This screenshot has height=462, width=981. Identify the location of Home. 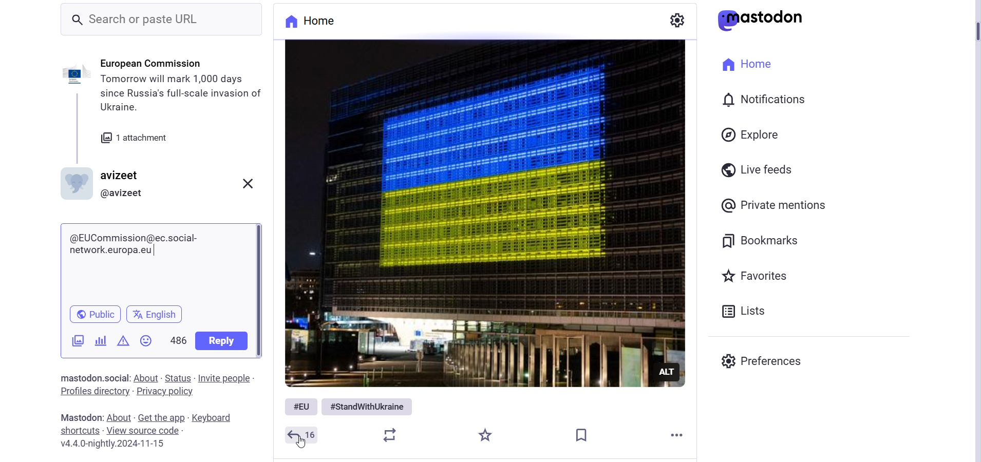
(320, 22).